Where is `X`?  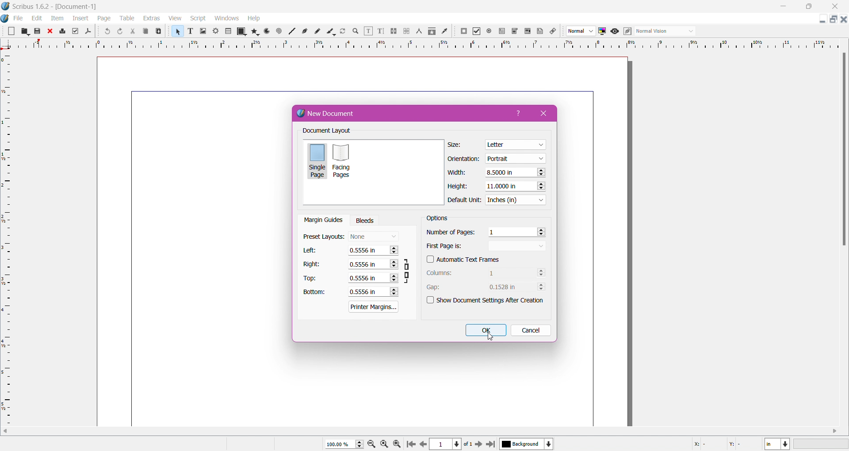
X is located at coordinates (700, 445).